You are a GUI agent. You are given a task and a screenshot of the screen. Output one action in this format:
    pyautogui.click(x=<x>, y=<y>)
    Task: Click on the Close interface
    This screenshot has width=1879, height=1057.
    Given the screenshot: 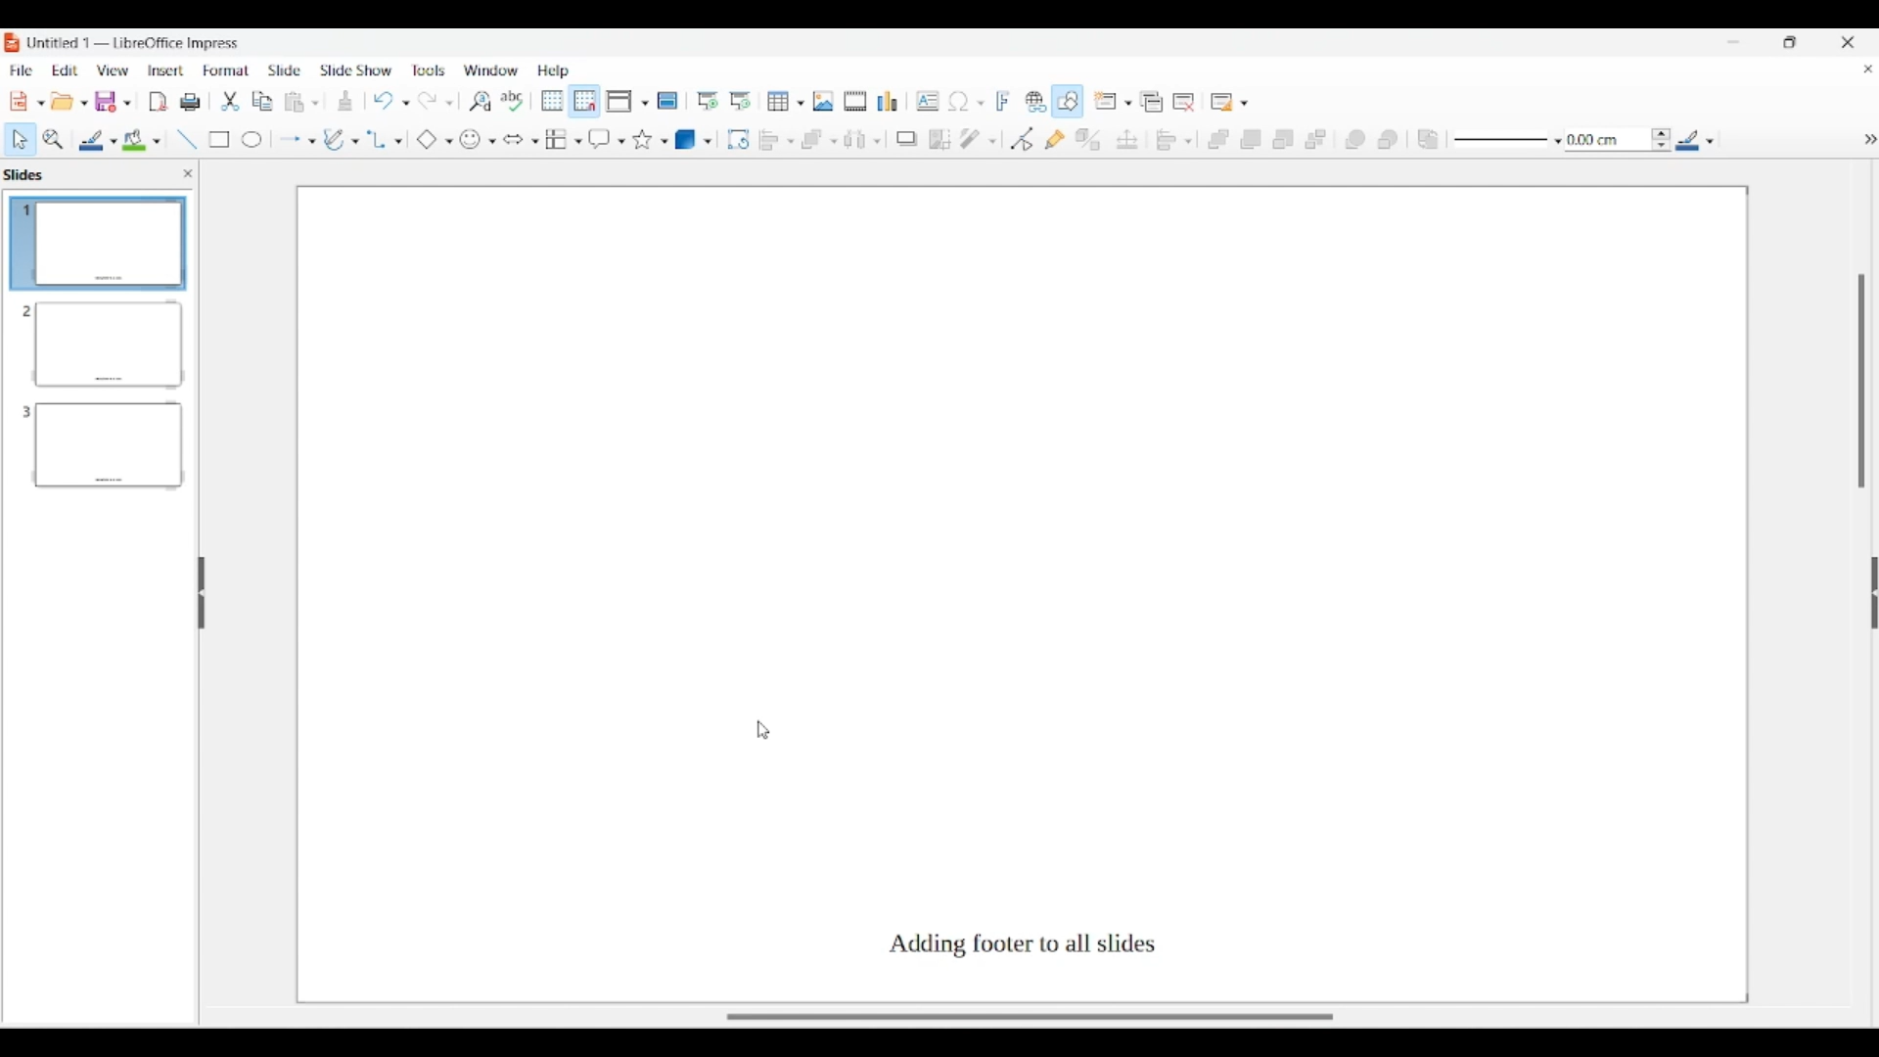 What is the action you would take?
    pyautogui.click(x=1848, y=42)
    